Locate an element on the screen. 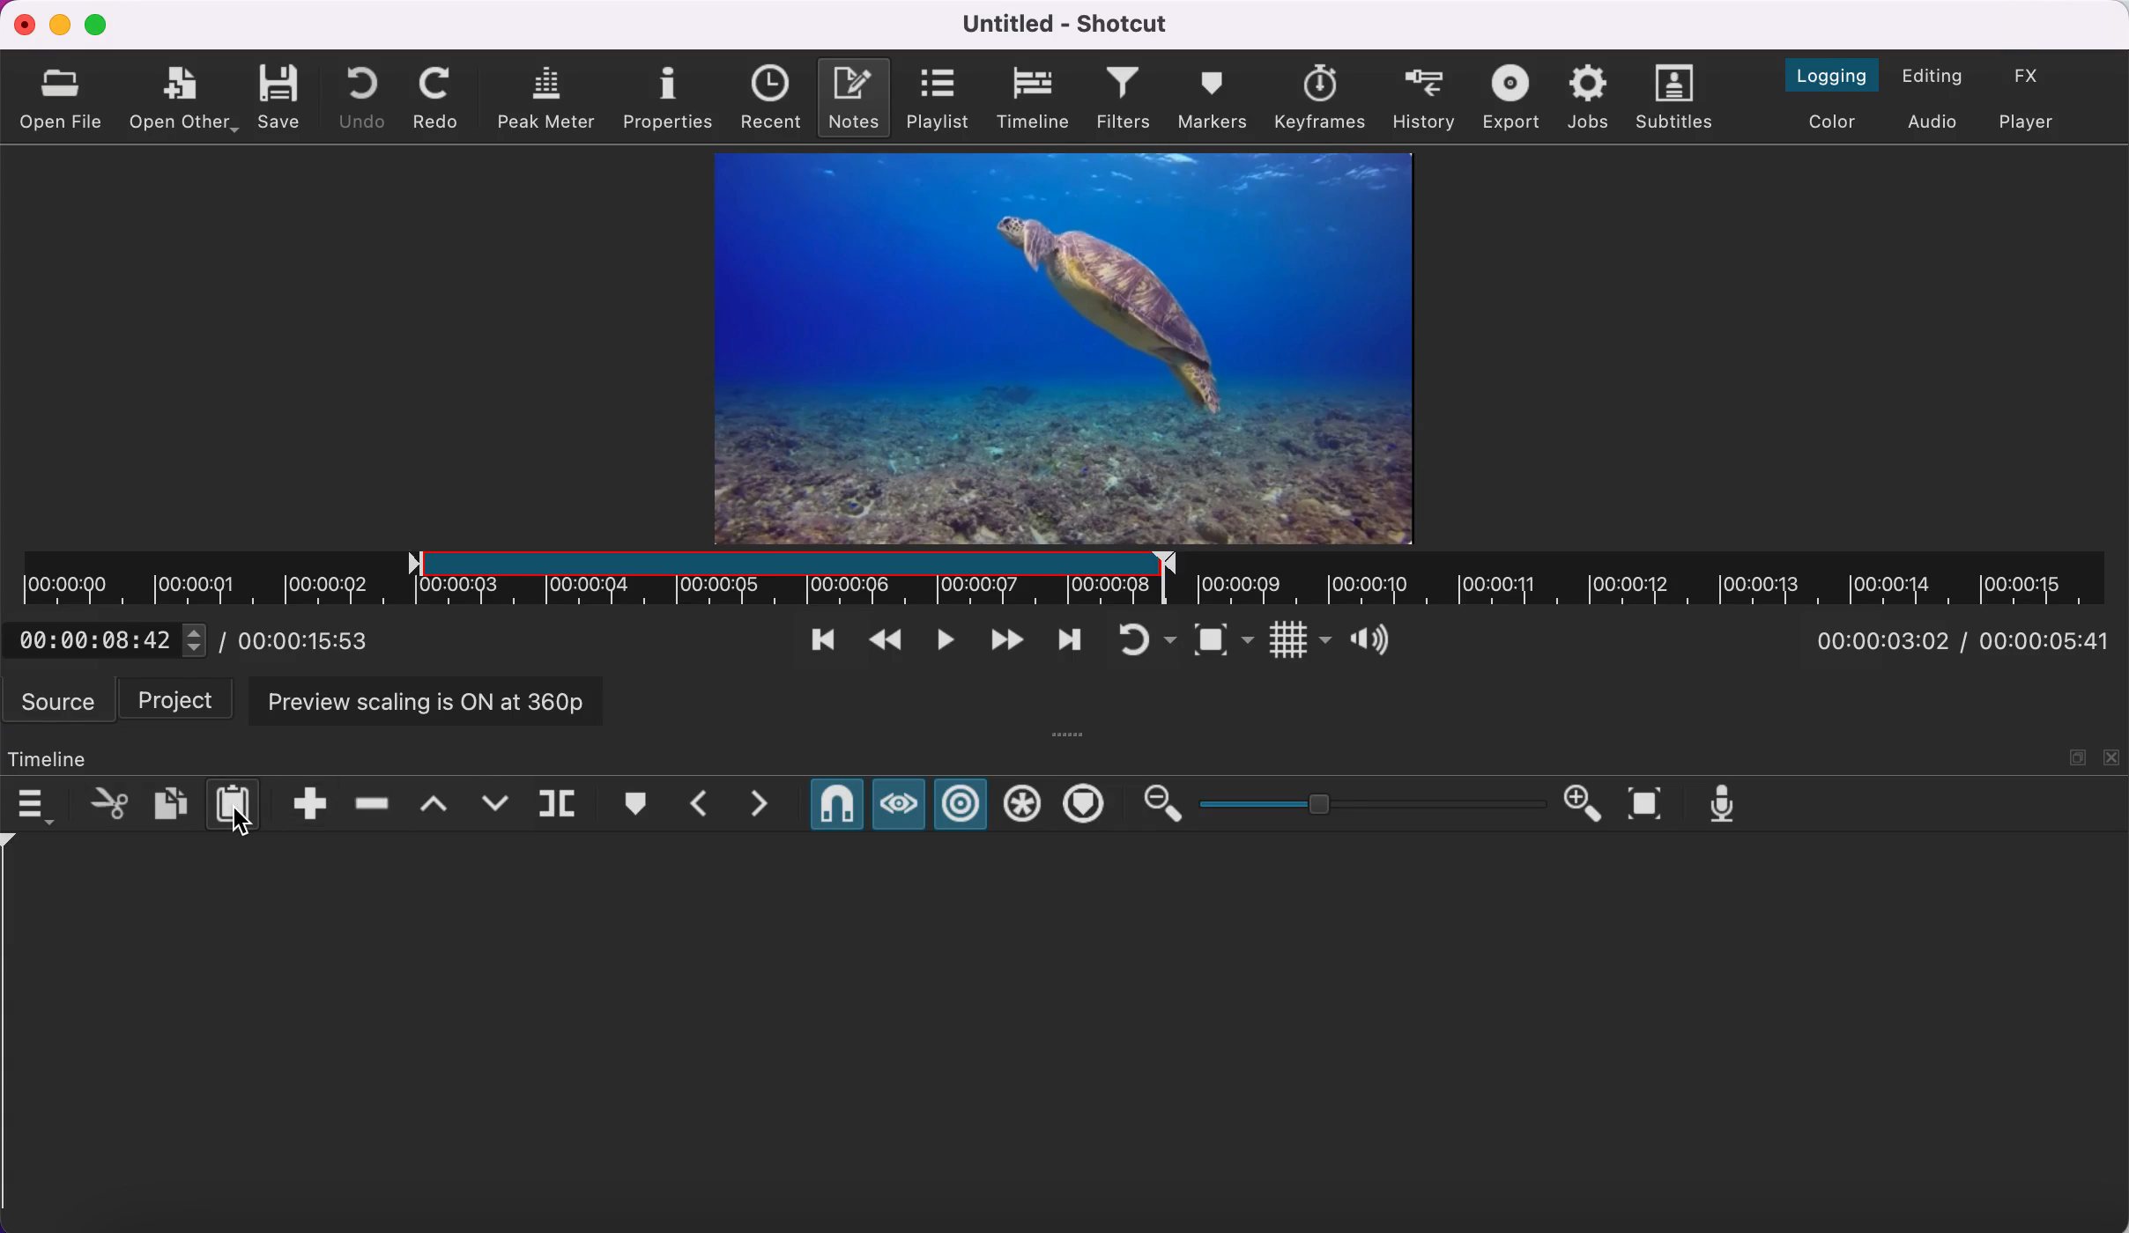  keyframes is located at coordinates (1323, 96).